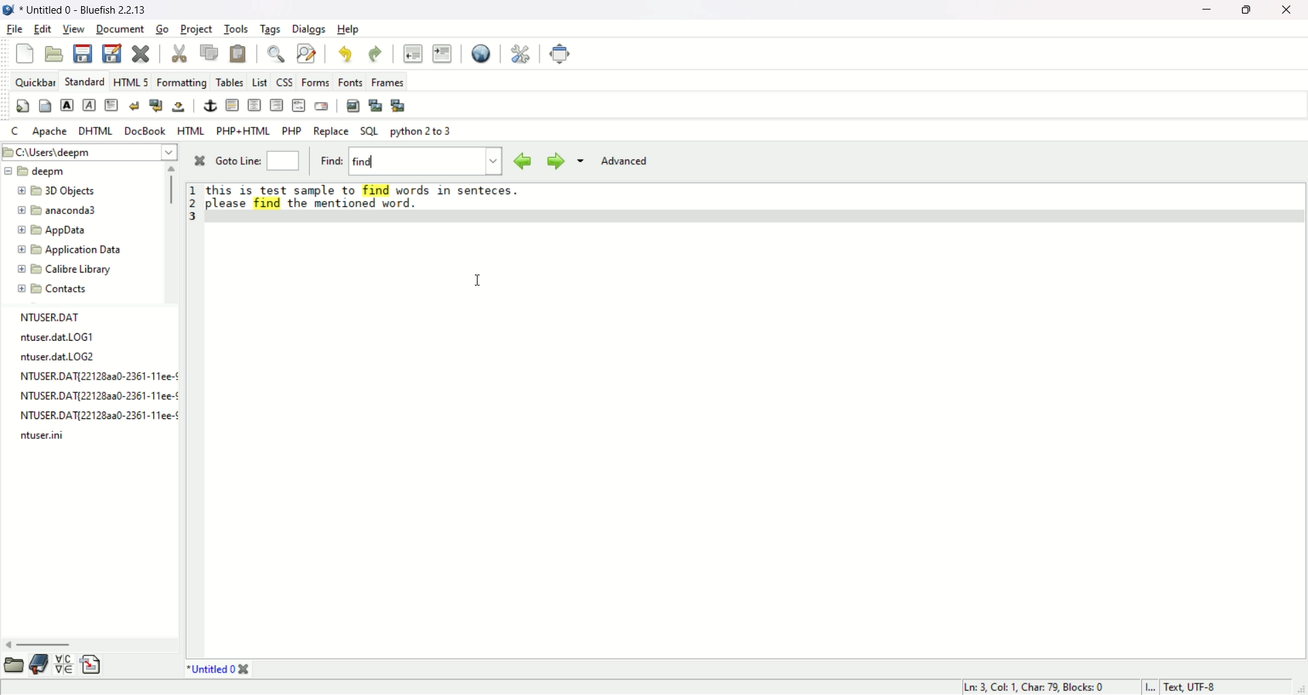  Describe the element at coordinates (91, 10) in the screenshot. I see `title` at that location.